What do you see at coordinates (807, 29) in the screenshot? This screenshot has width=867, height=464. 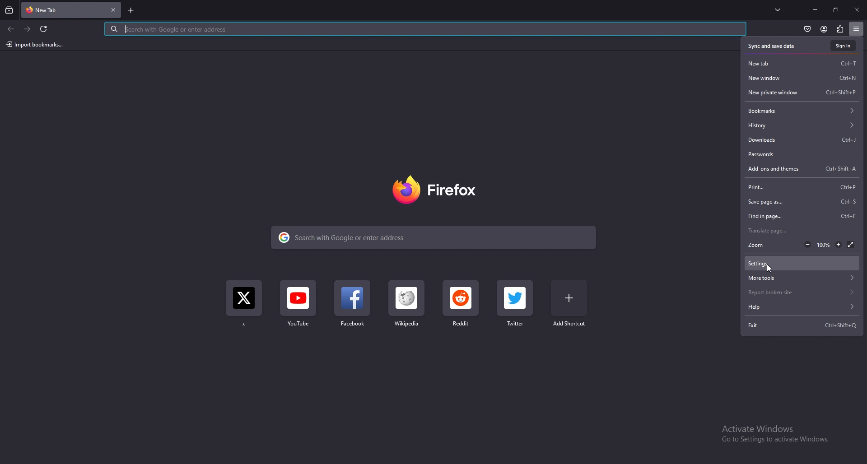 I see `pocket` at bounding box center [807, 29].